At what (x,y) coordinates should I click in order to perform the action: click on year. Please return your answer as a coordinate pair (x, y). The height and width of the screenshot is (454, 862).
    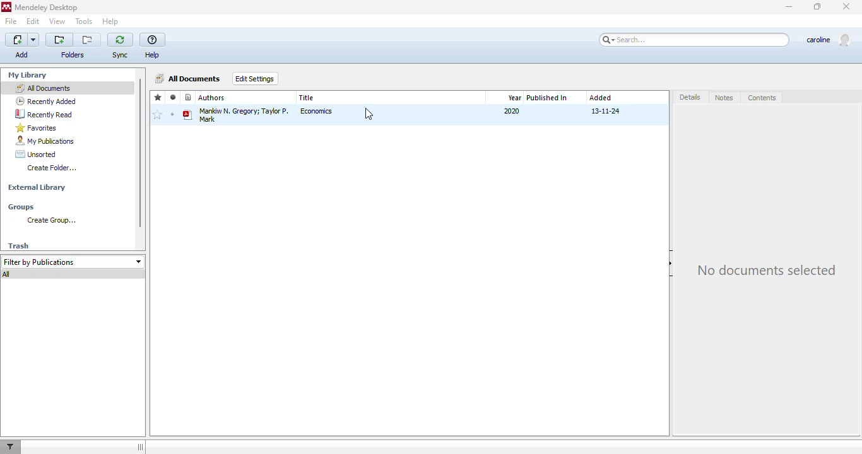
    Looking at the image, I should click on (514, 97).